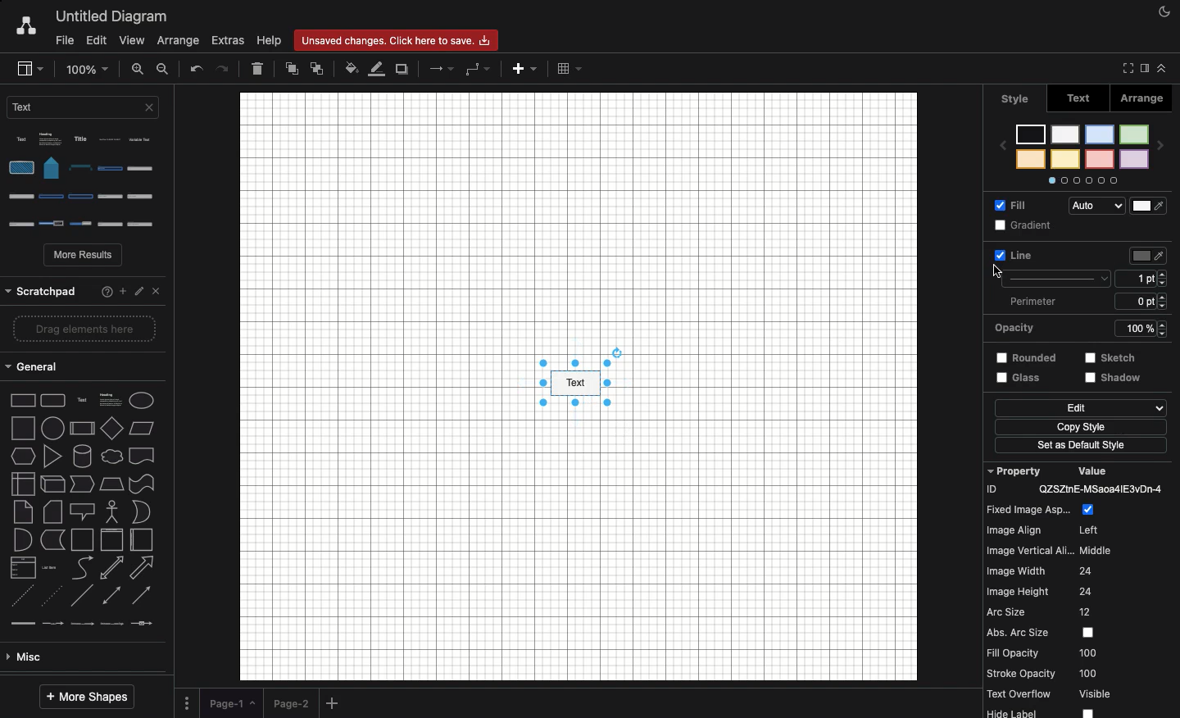 The image size is (1180, 718). What do you see at coordinates (84, 334) in the screenshot?
I see `2d shapes` at bounding box center [84, 334].